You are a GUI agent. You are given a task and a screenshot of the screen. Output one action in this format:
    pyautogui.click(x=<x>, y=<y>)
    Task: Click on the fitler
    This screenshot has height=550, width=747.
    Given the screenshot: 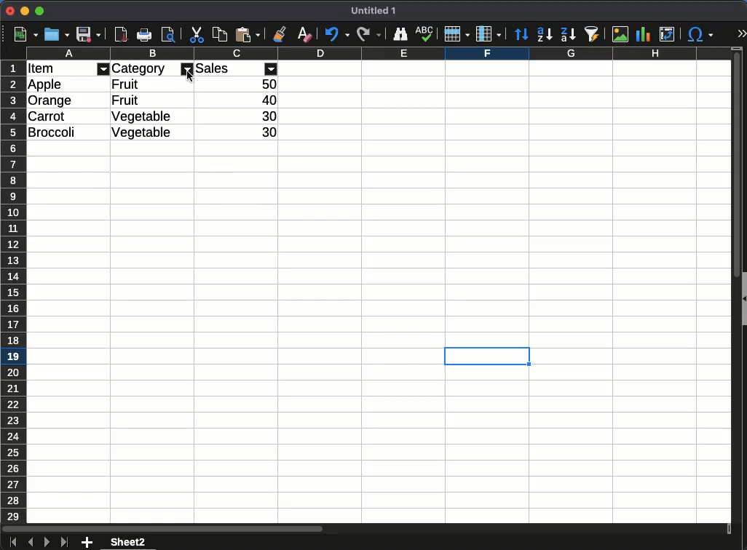 What is the action you would take?
    pyautogui.click(x=105, y=68)
    